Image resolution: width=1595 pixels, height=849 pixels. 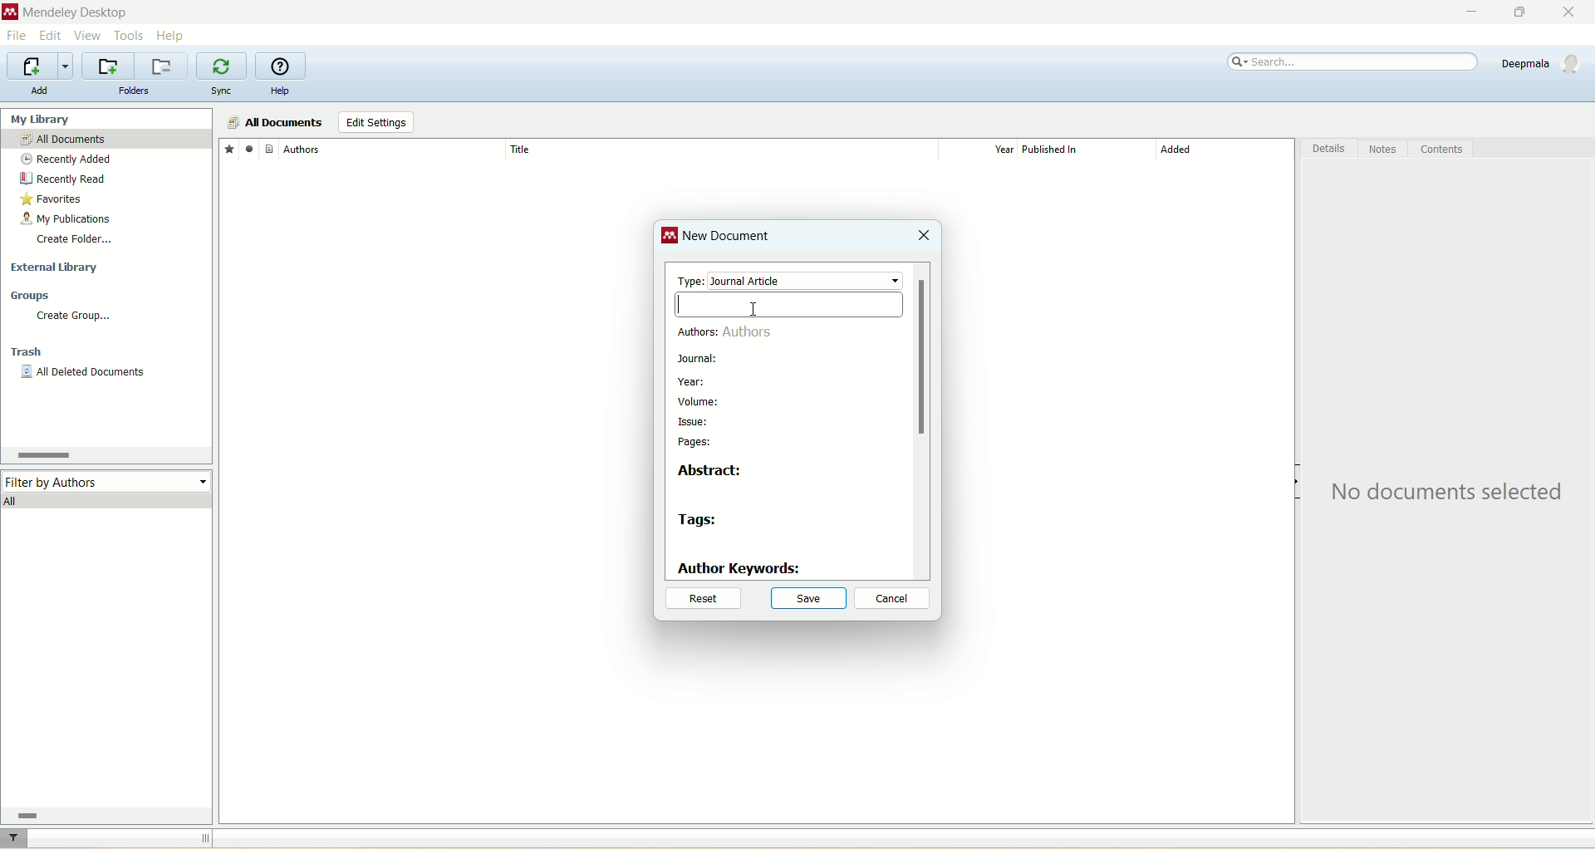 I want to click on create group, so click(x=72, y=316).